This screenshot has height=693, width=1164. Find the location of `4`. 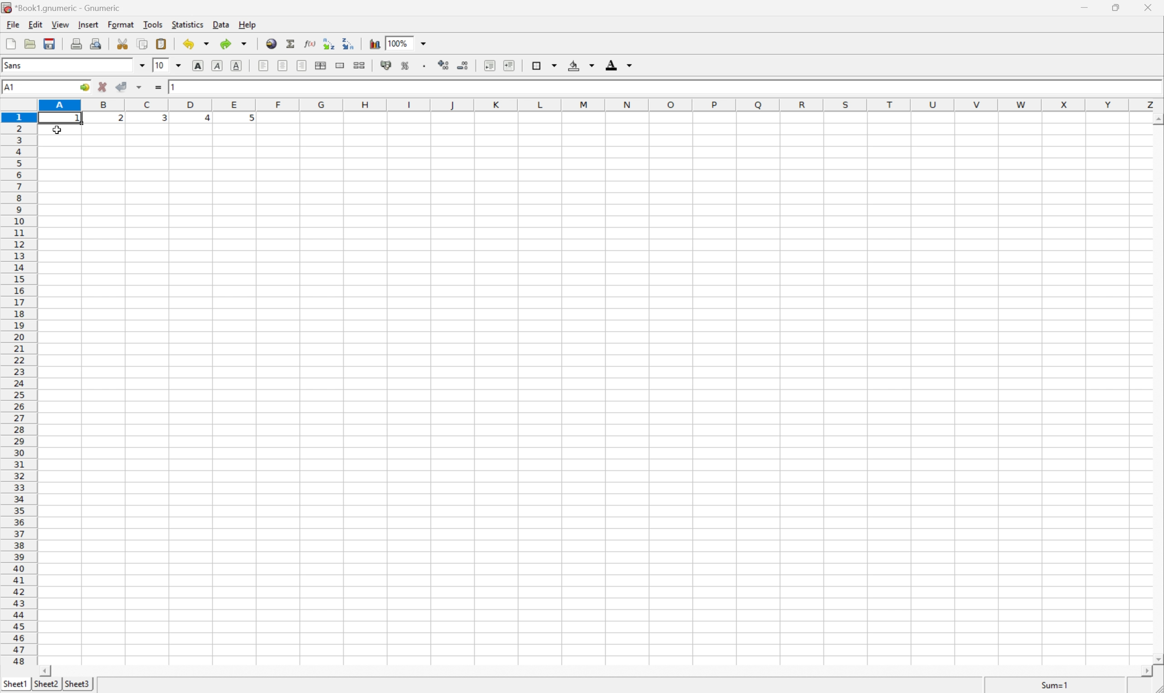

4 is located at coordinates (203, 119).